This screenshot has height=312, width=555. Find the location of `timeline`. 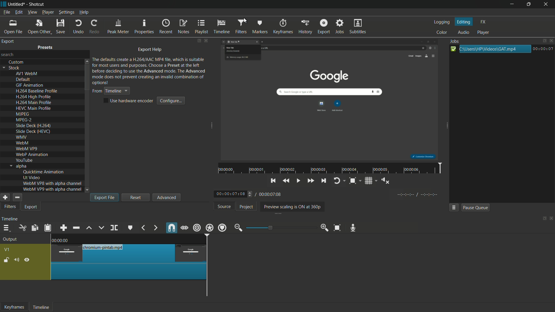

timeline is located at coordinates (222, 27).